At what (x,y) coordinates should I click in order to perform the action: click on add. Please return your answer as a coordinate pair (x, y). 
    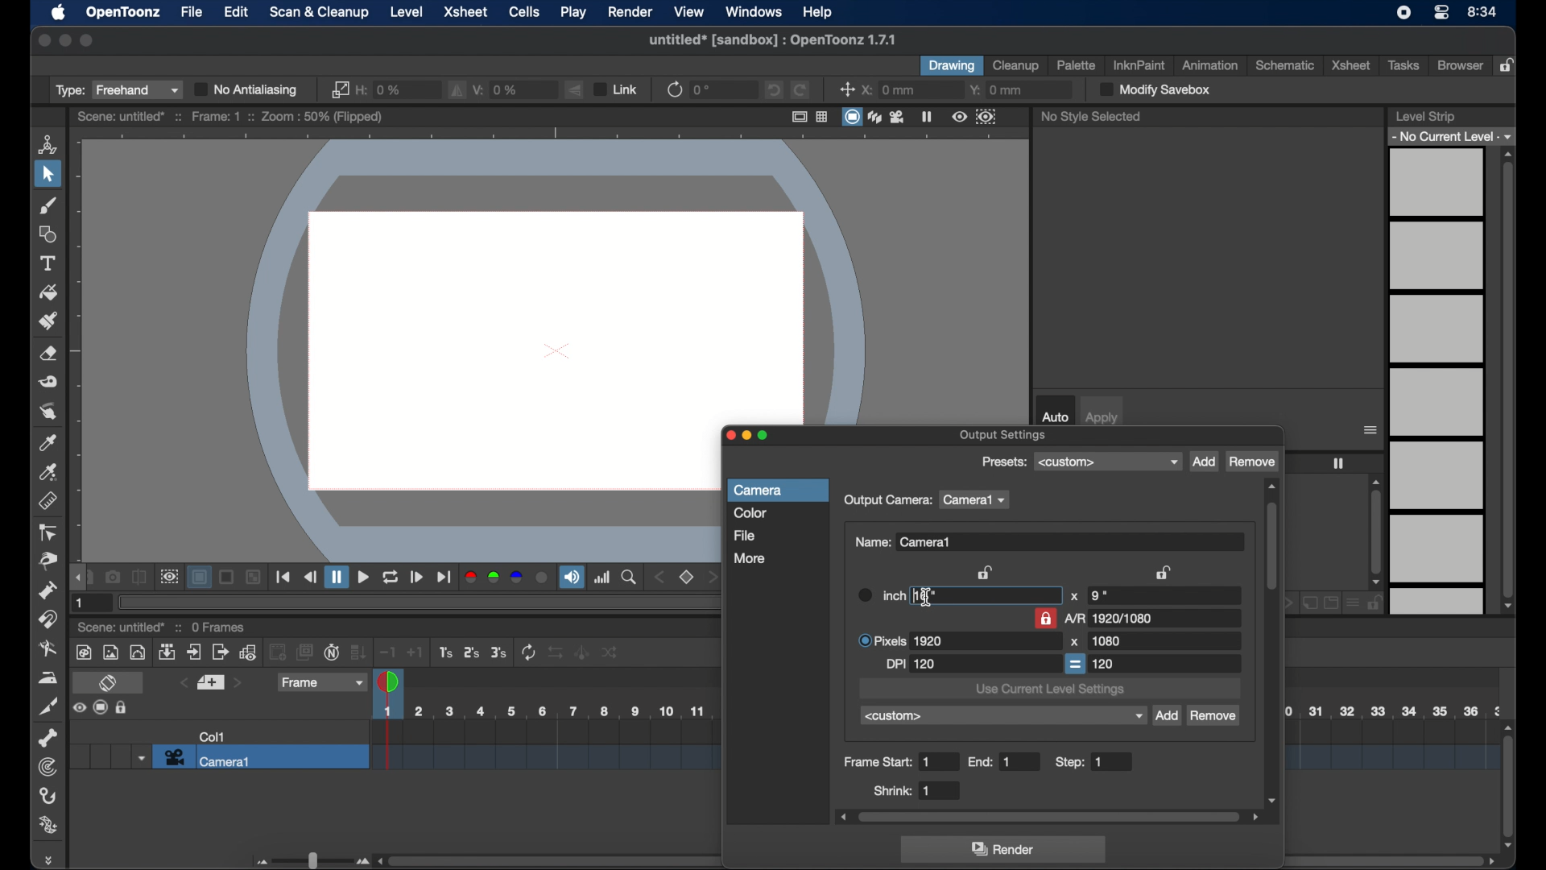
    Looking at the image, I should click on (1166, 716).